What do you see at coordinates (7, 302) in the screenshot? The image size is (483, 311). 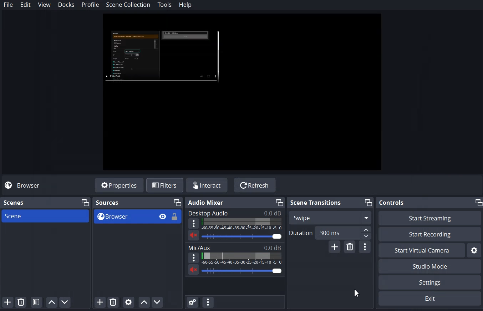 I see `Add Scene` at bounding box center [7, 302].